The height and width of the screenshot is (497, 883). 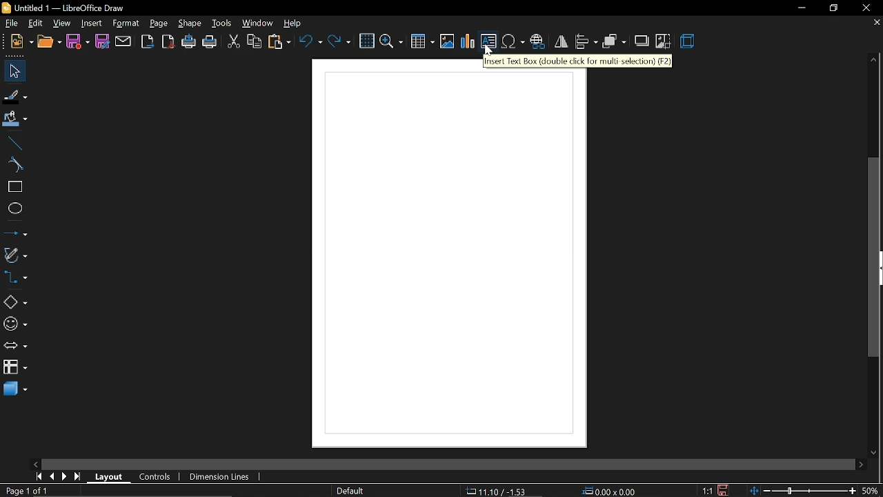 I want to click on tools, so click(x=222, y=24).